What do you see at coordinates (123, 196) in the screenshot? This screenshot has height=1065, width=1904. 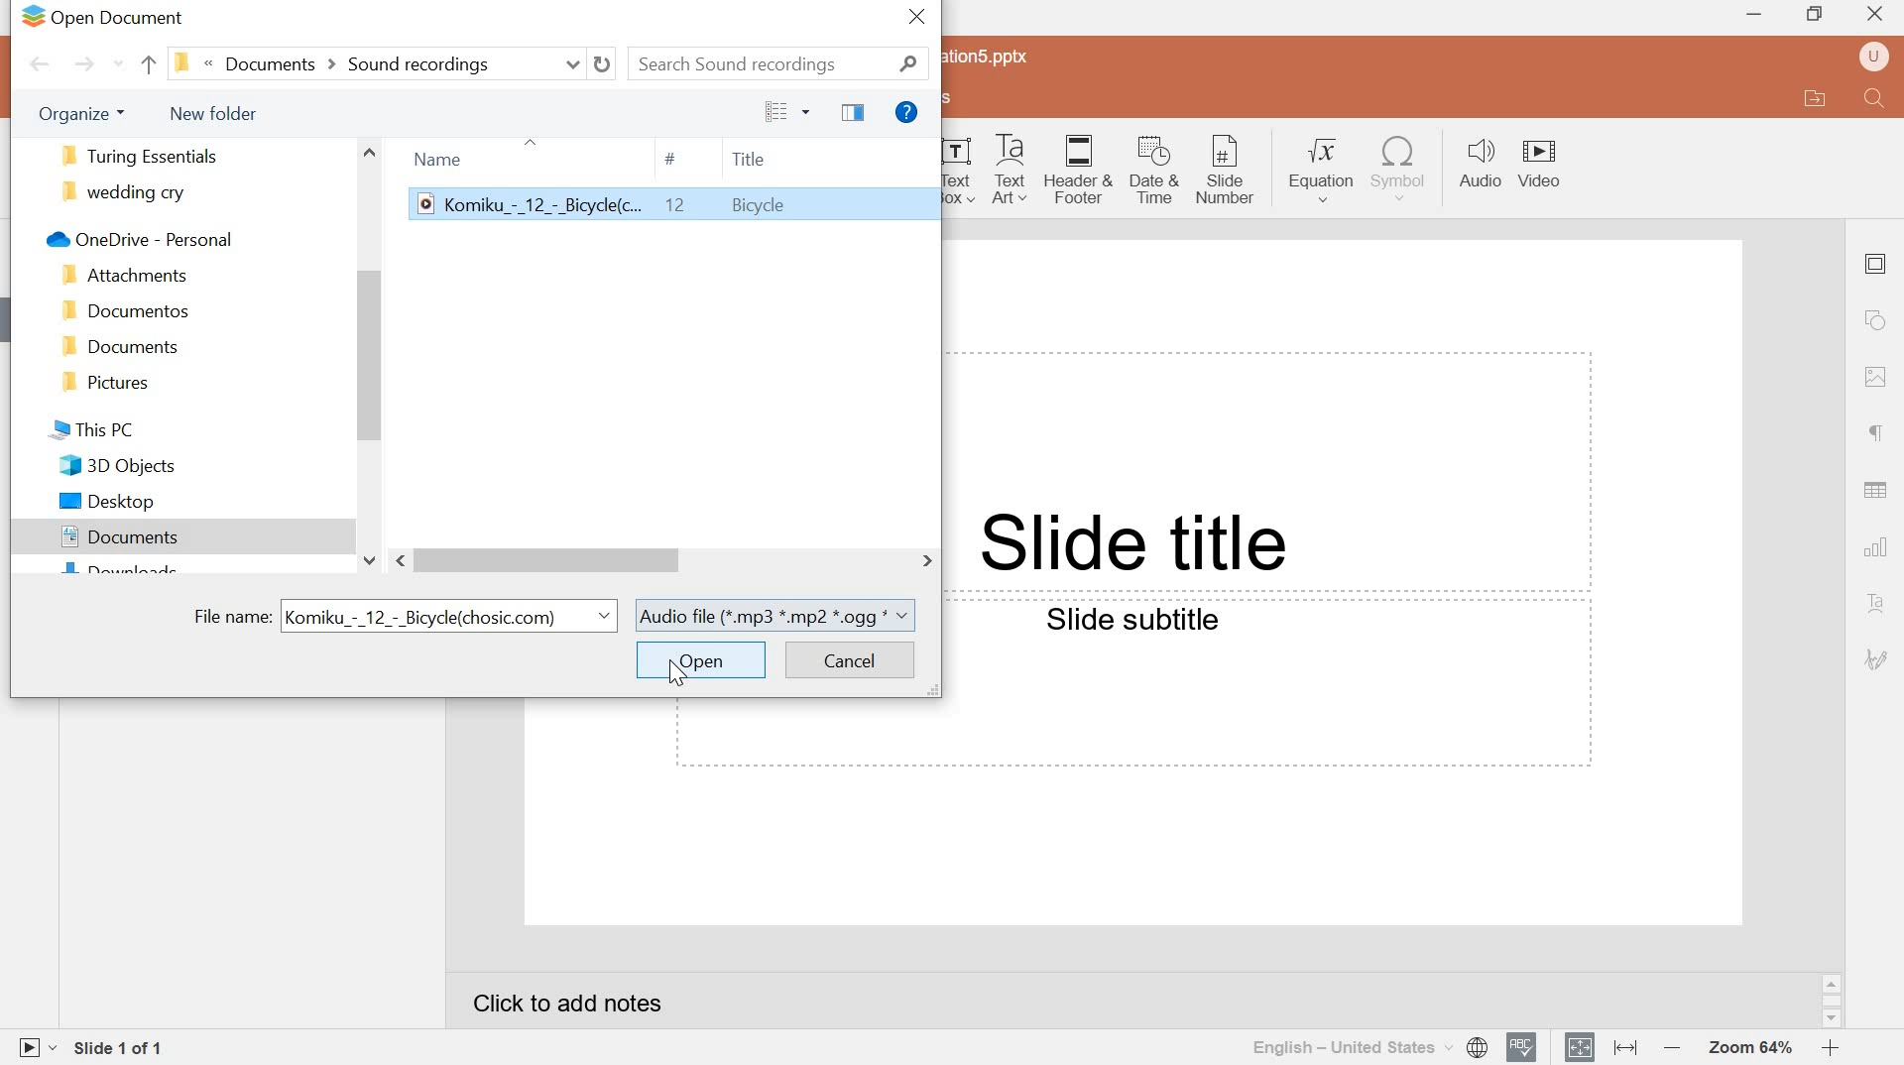 I see `wedding cry folder` at bounding box center [123, 196].